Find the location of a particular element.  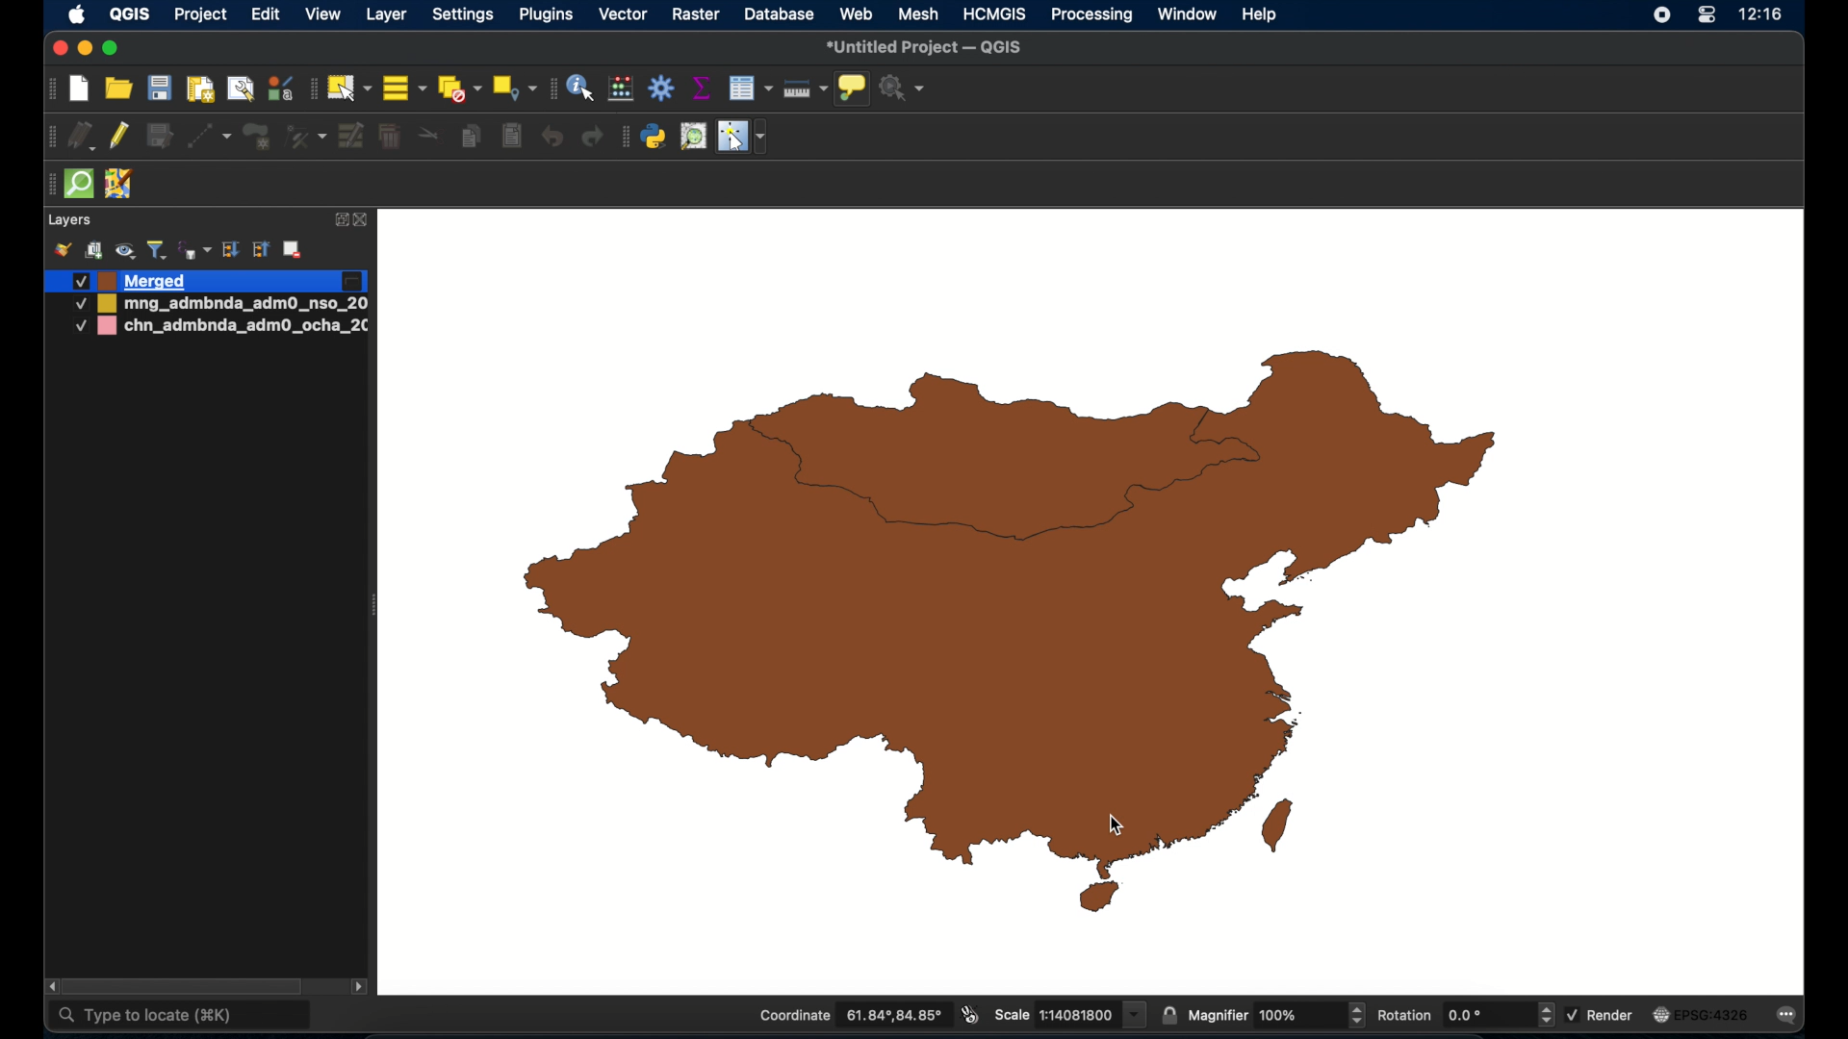

digitizing toolbar is located at coordinates (53, 139).